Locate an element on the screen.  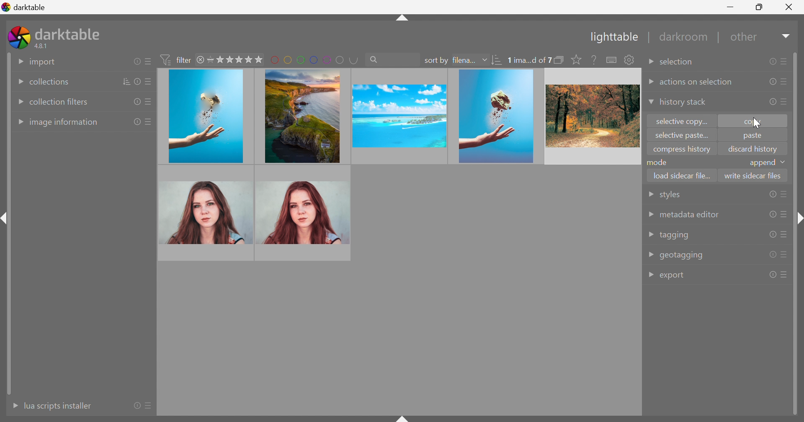
cursor is located at coordinates (757, 123).